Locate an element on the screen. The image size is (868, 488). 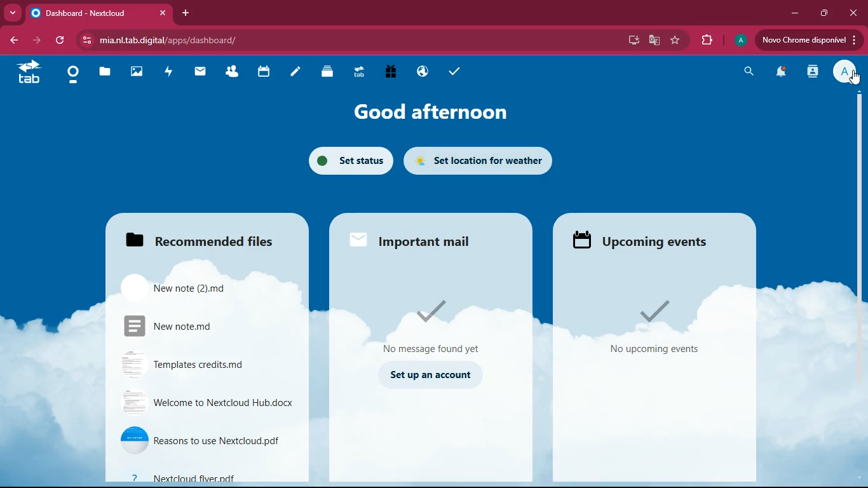
add tab is located at coordinates (184, 14).